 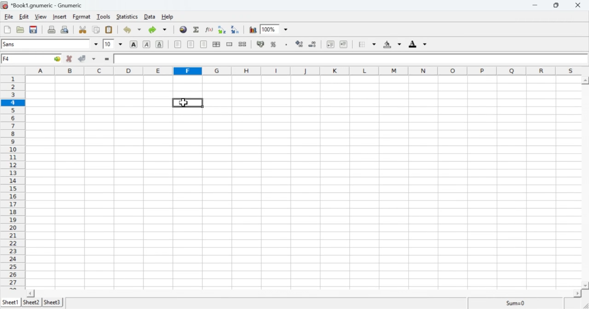 What do you see at coordinates (196, 29) in the screenshot?
I see `Sum` at bounding box center [196, 29].